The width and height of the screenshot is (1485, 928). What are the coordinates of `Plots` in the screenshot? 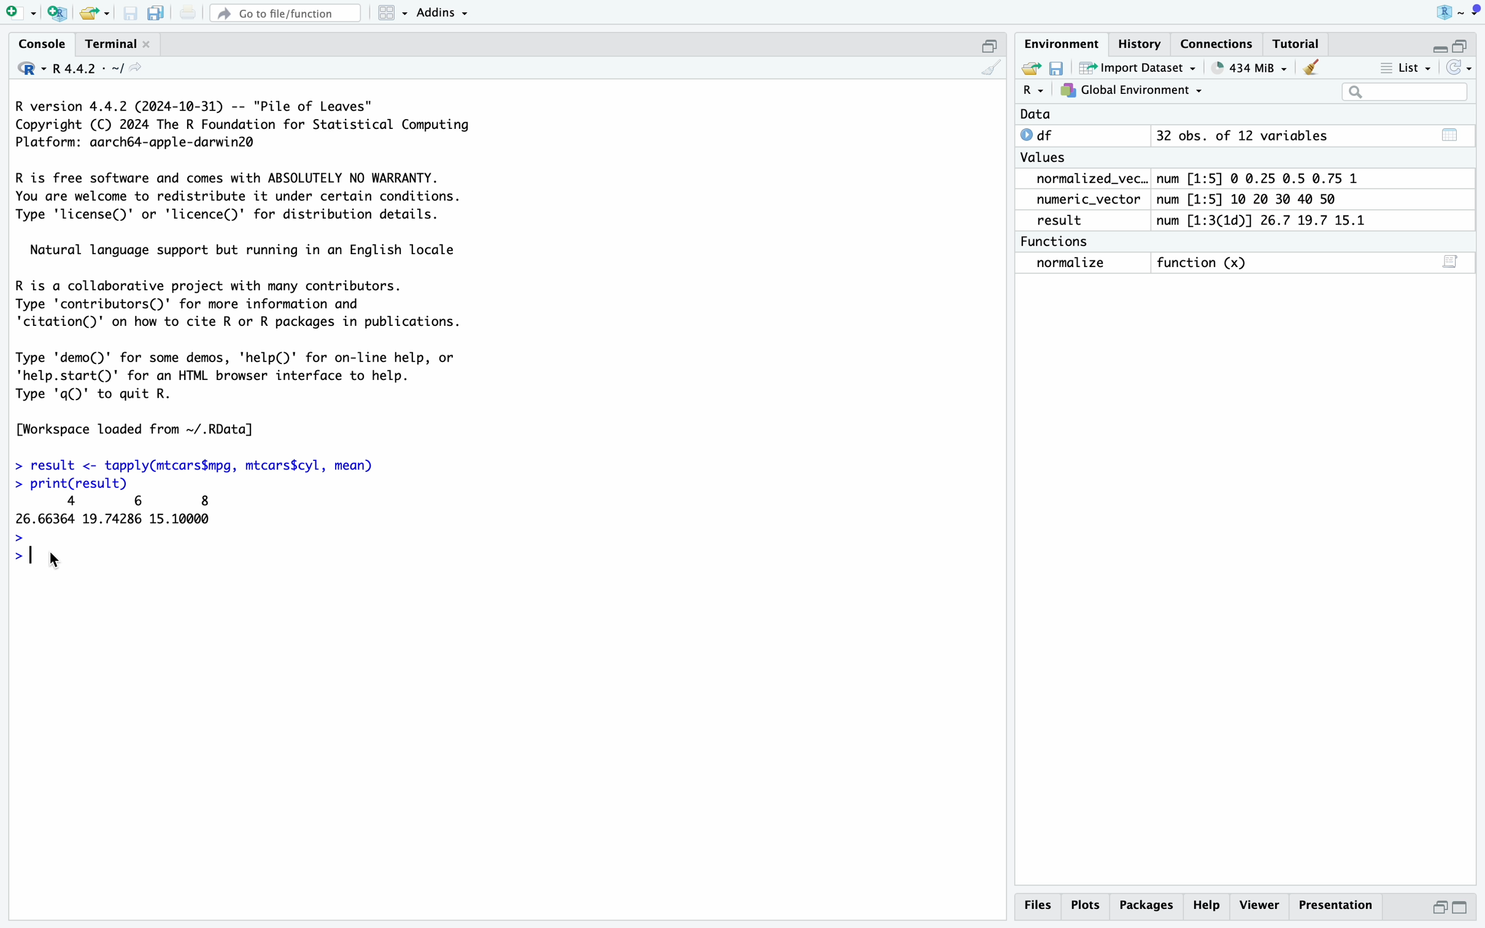 It's located at (1086, 905).